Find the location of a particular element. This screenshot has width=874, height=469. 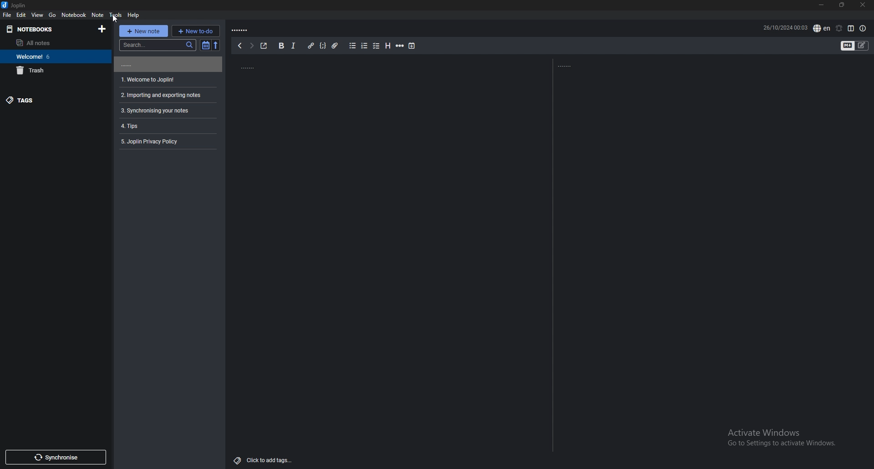

....... is located at coordinates (275, 66).